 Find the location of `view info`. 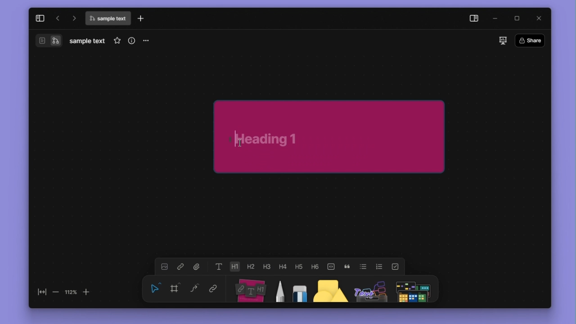

view info is located at coordinates (132, 40).